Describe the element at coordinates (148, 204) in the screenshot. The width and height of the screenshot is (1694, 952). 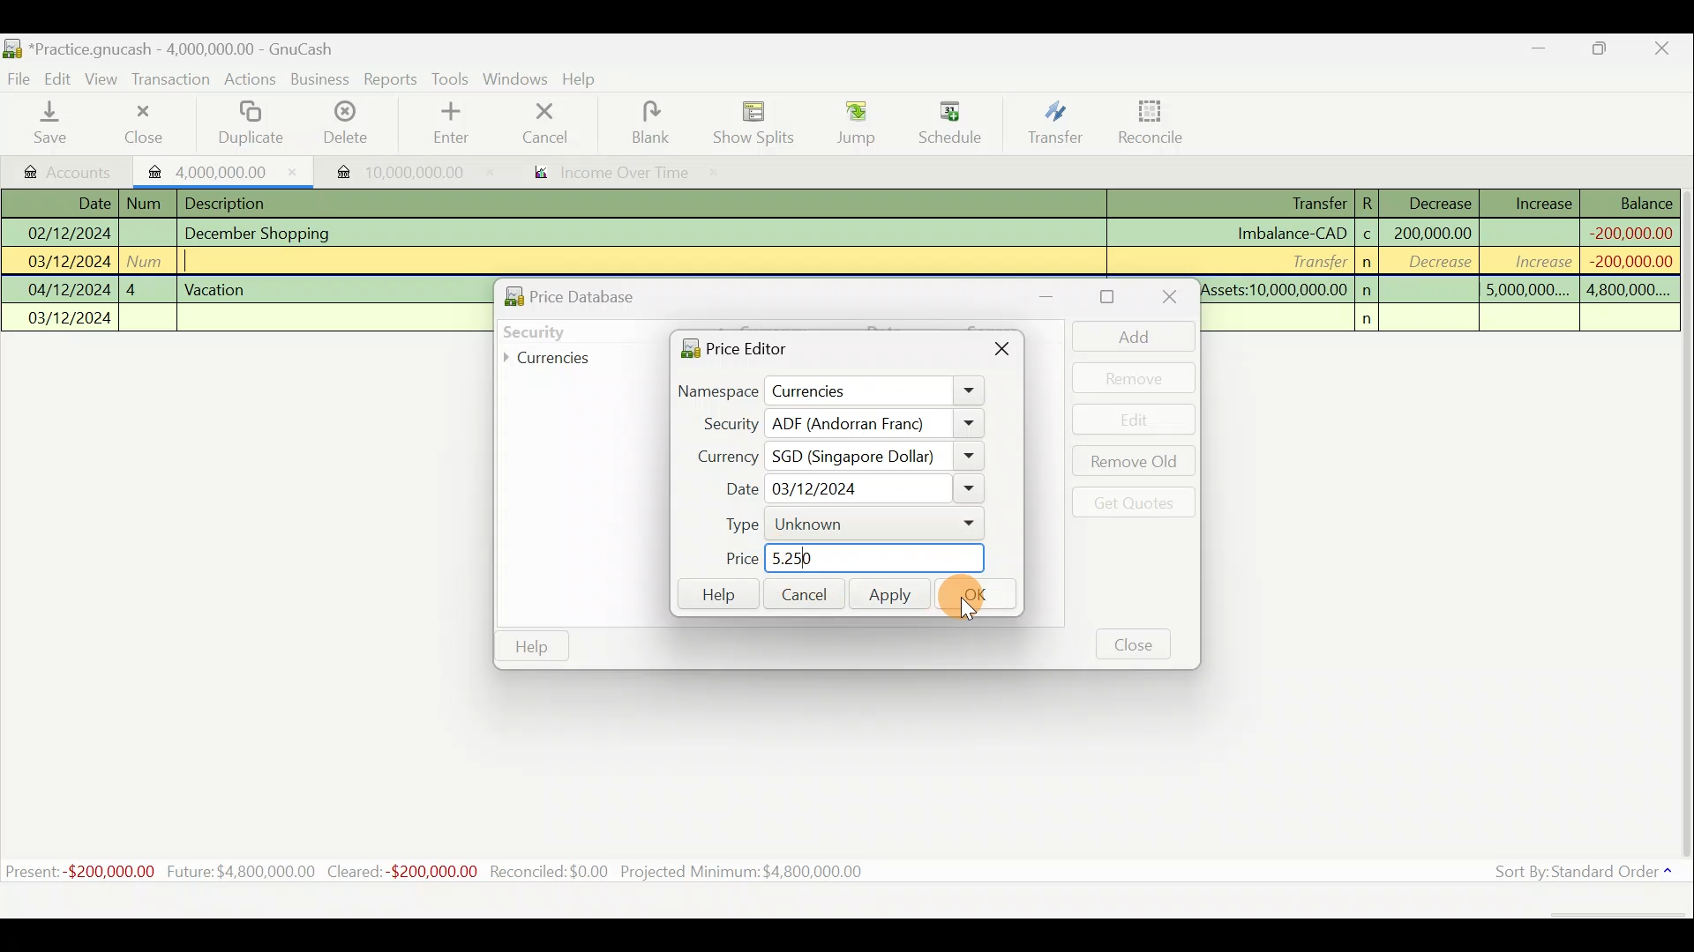
I see `num` at that location.